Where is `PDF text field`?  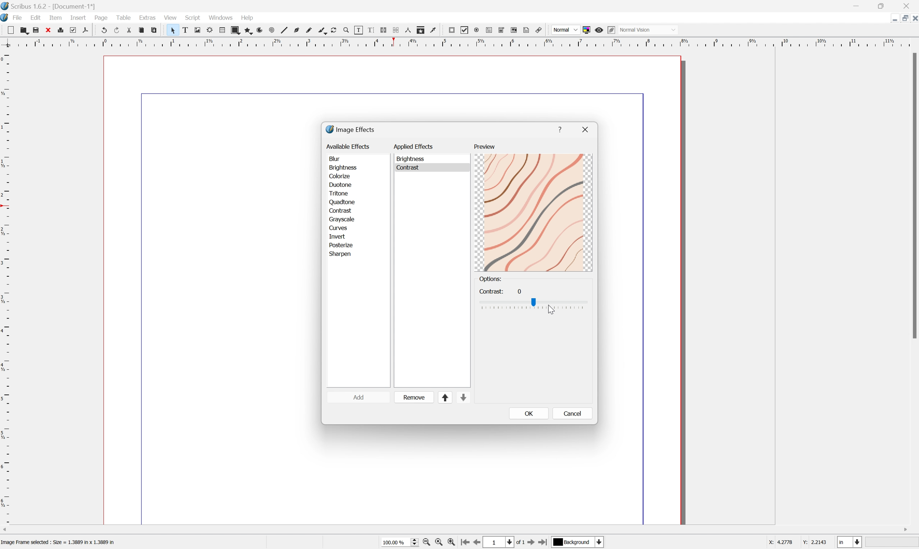
PDF text field is located at coordinates (488, 31).